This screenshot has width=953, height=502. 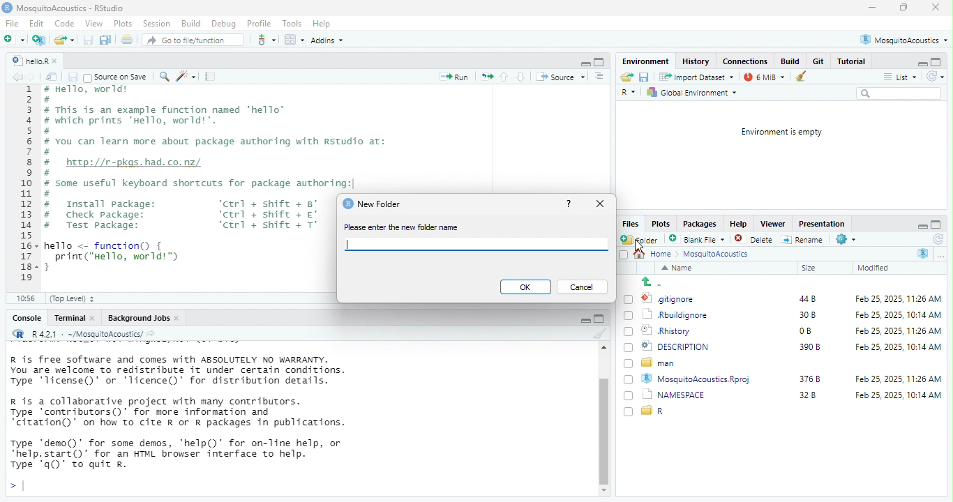 I want to click on minimize, so click(x=872, y=8).